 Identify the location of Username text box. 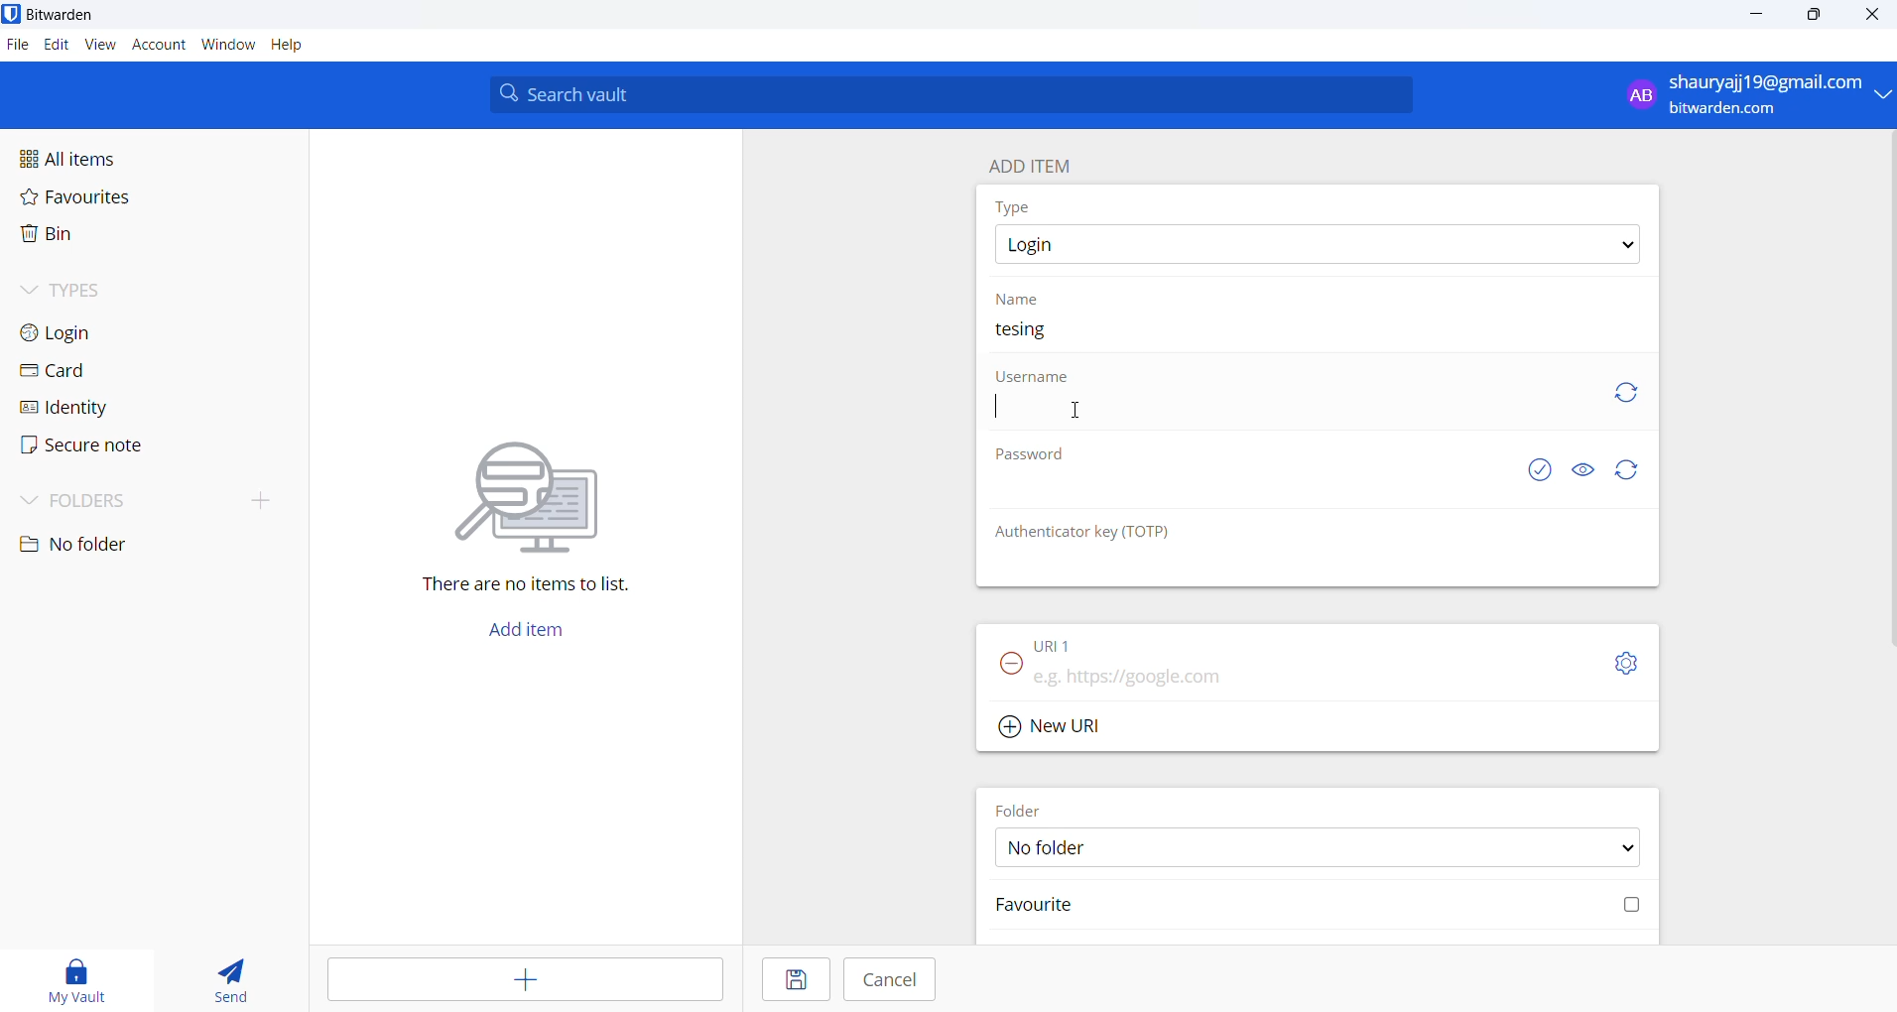
(1281, 413).